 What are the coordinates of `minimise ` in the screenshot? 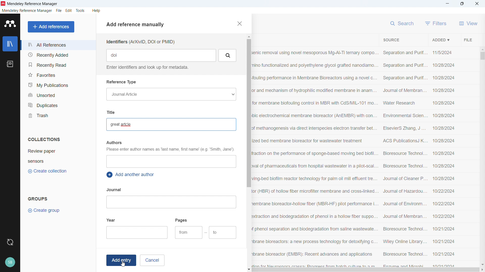 It's located at (448, 4).